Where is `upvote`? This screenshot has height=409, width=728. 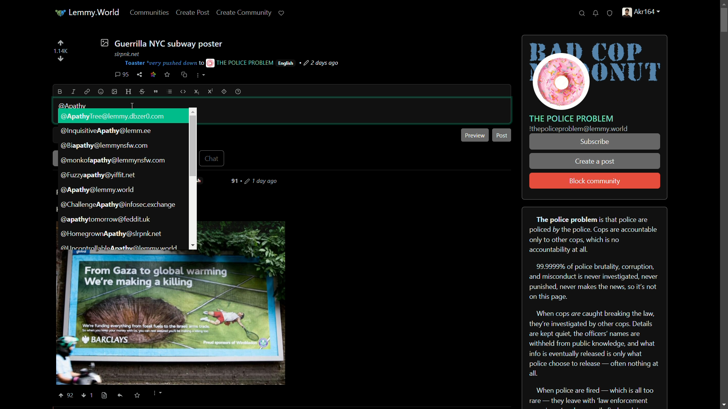 upvote is located at coordinates (65, 395).